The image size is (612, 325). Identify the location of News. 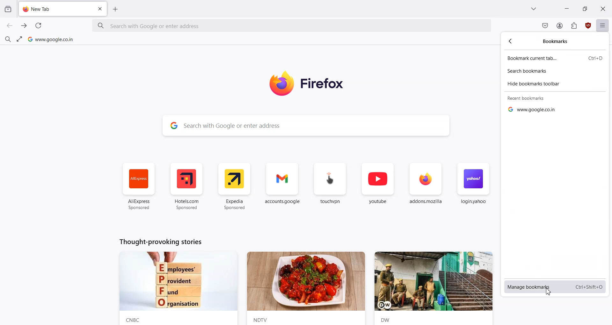
(306, 288).